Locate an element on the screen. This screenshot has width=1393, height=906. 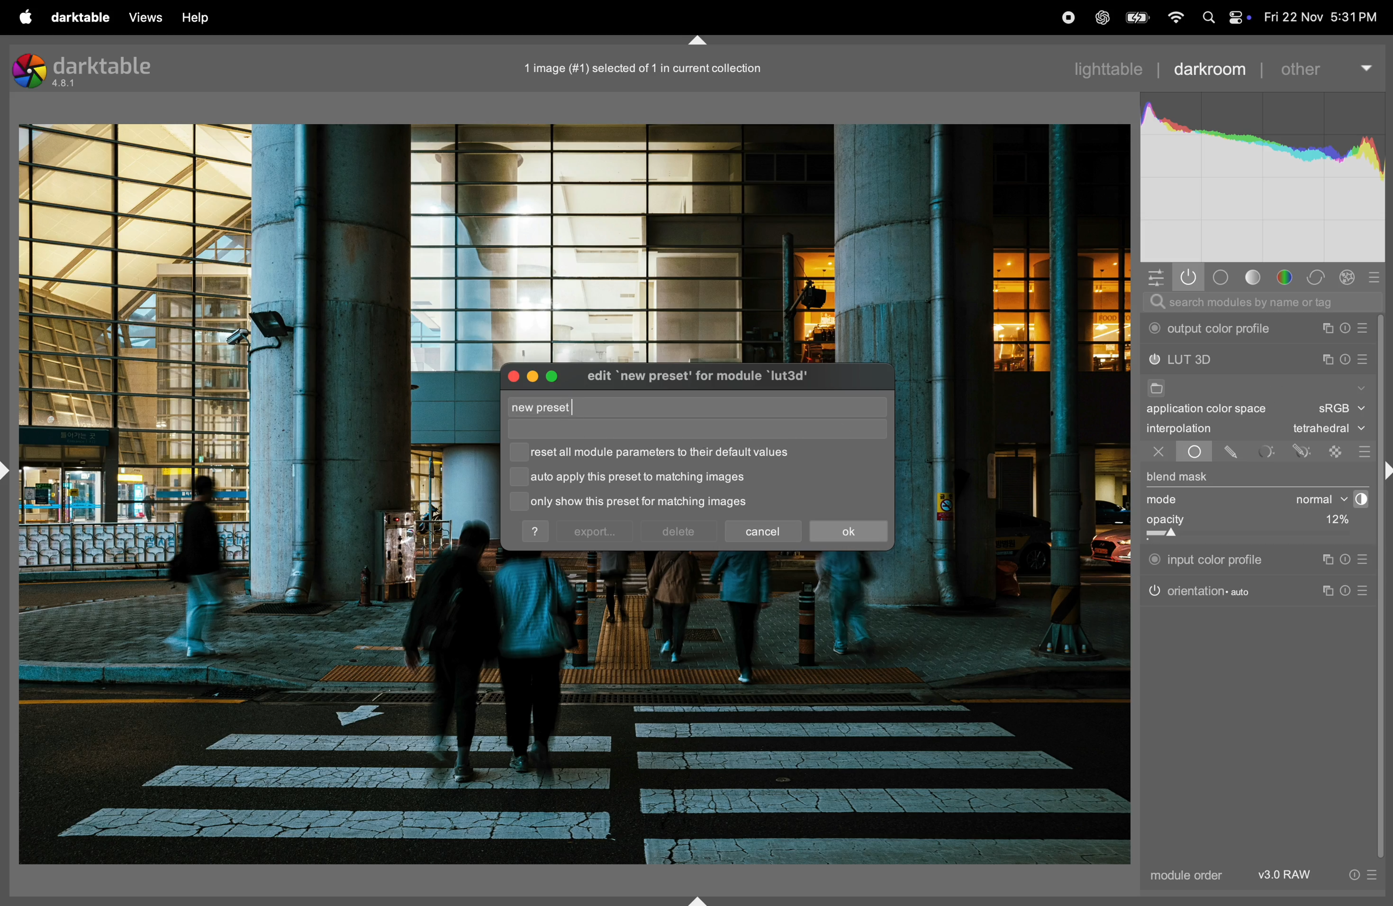
chatgpt is located at coordinates (1102, 19).